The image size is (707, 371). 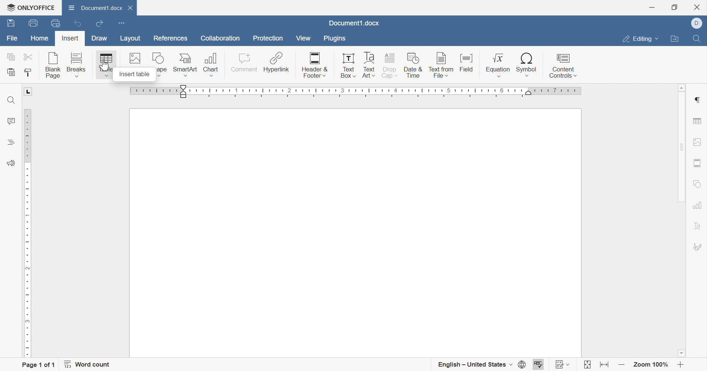 I want to click on Document1.docx, so click(x=97, y=8).